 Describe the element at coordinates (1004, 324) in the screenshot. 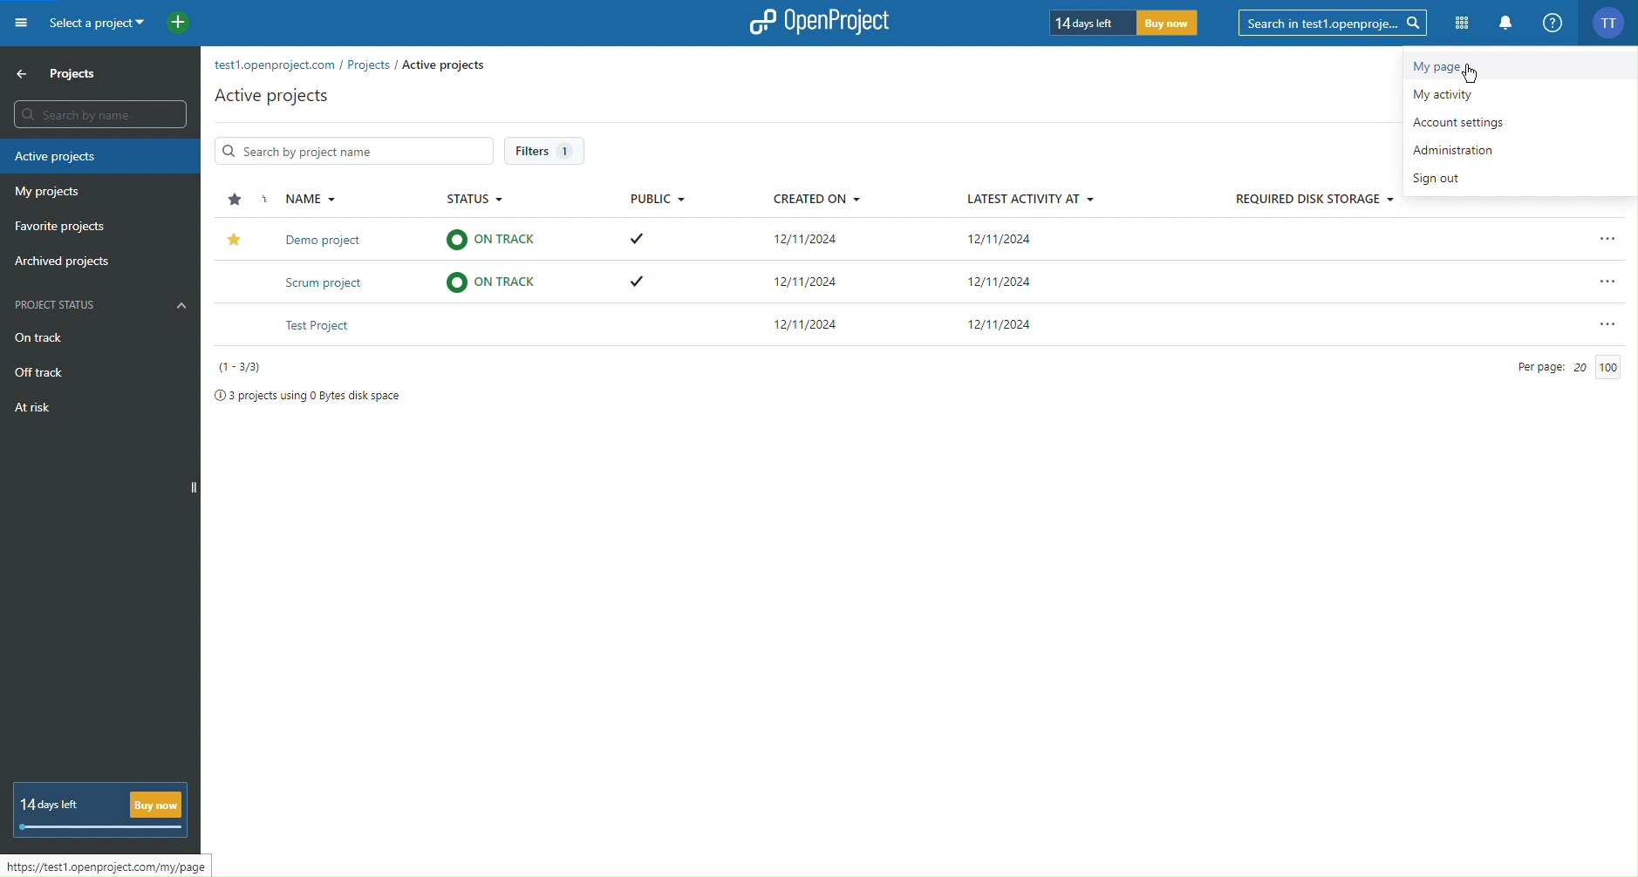

I see `12/11/2024` at that location.